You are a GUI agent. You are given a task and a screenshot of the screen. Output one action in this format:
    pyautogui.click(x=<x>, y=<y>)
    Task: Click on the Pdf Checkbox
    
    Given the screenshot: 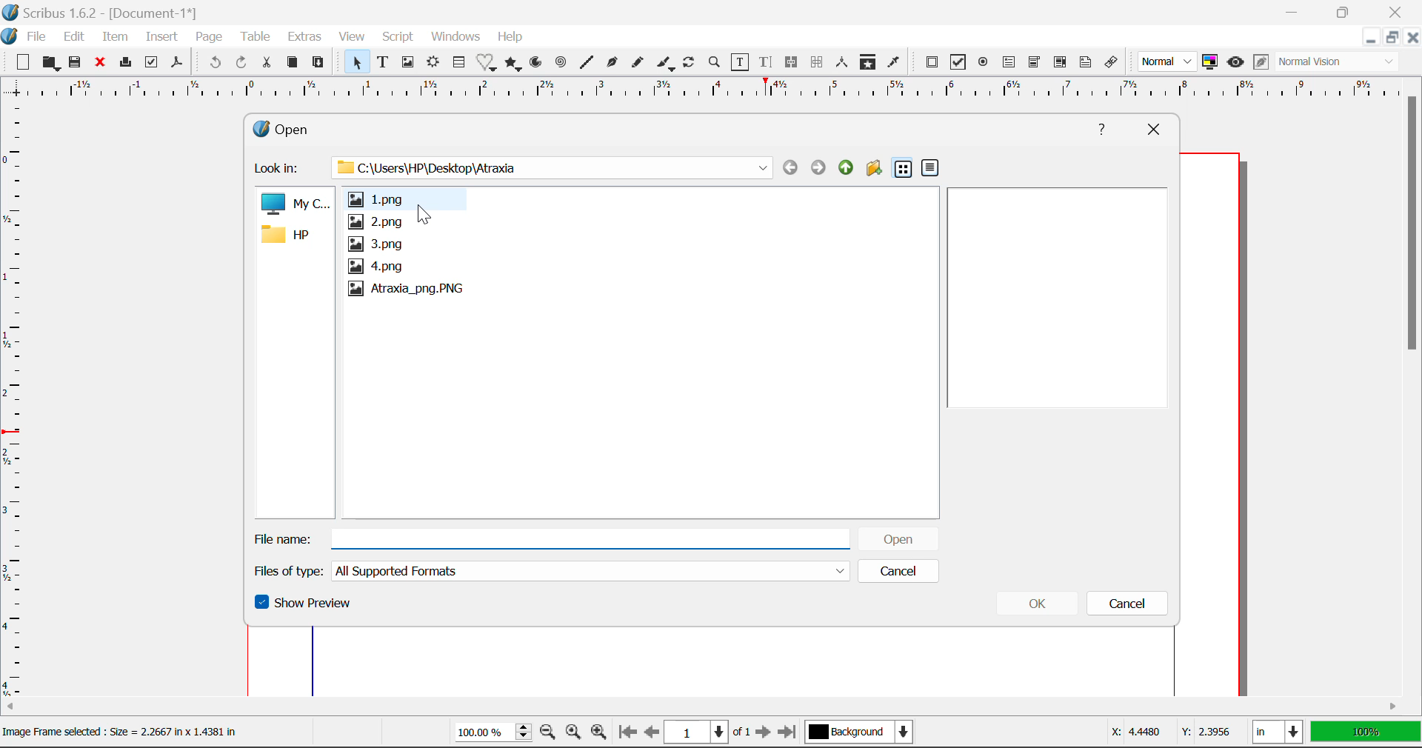 What is the action you would take?
    pyautogui.click(x=960, y=64)
    